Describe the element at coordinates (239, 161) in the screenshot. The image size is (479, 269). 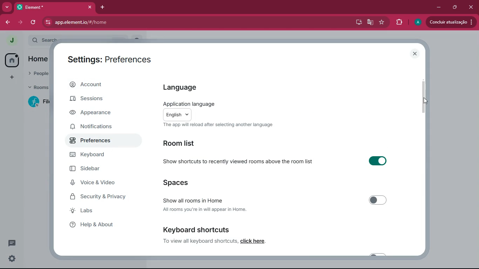
I see `show shortcuts to recently viewed rooms above the room list` at that location.